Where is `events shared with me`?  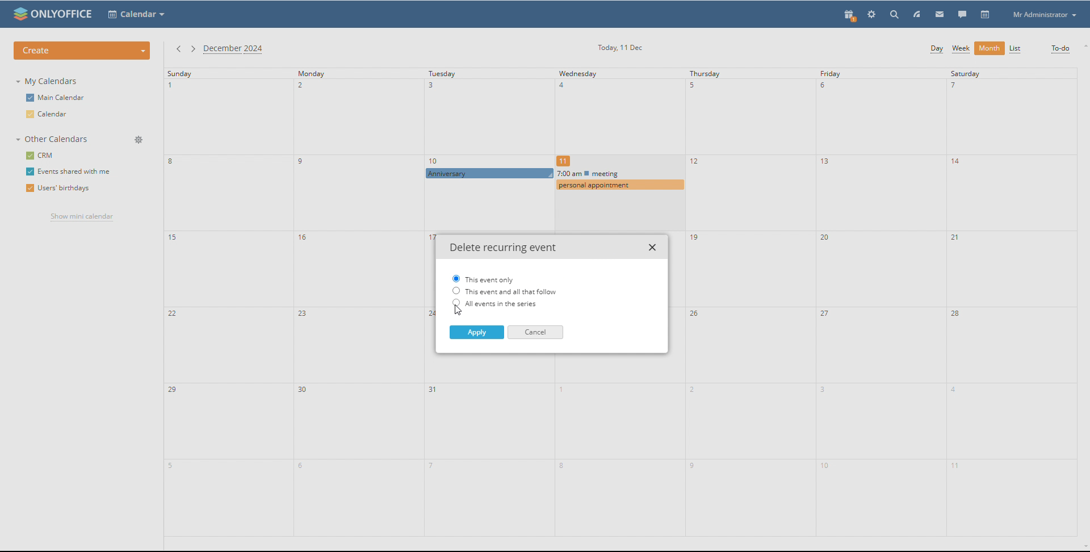
events shared with me is located at coordinates (70, 172).